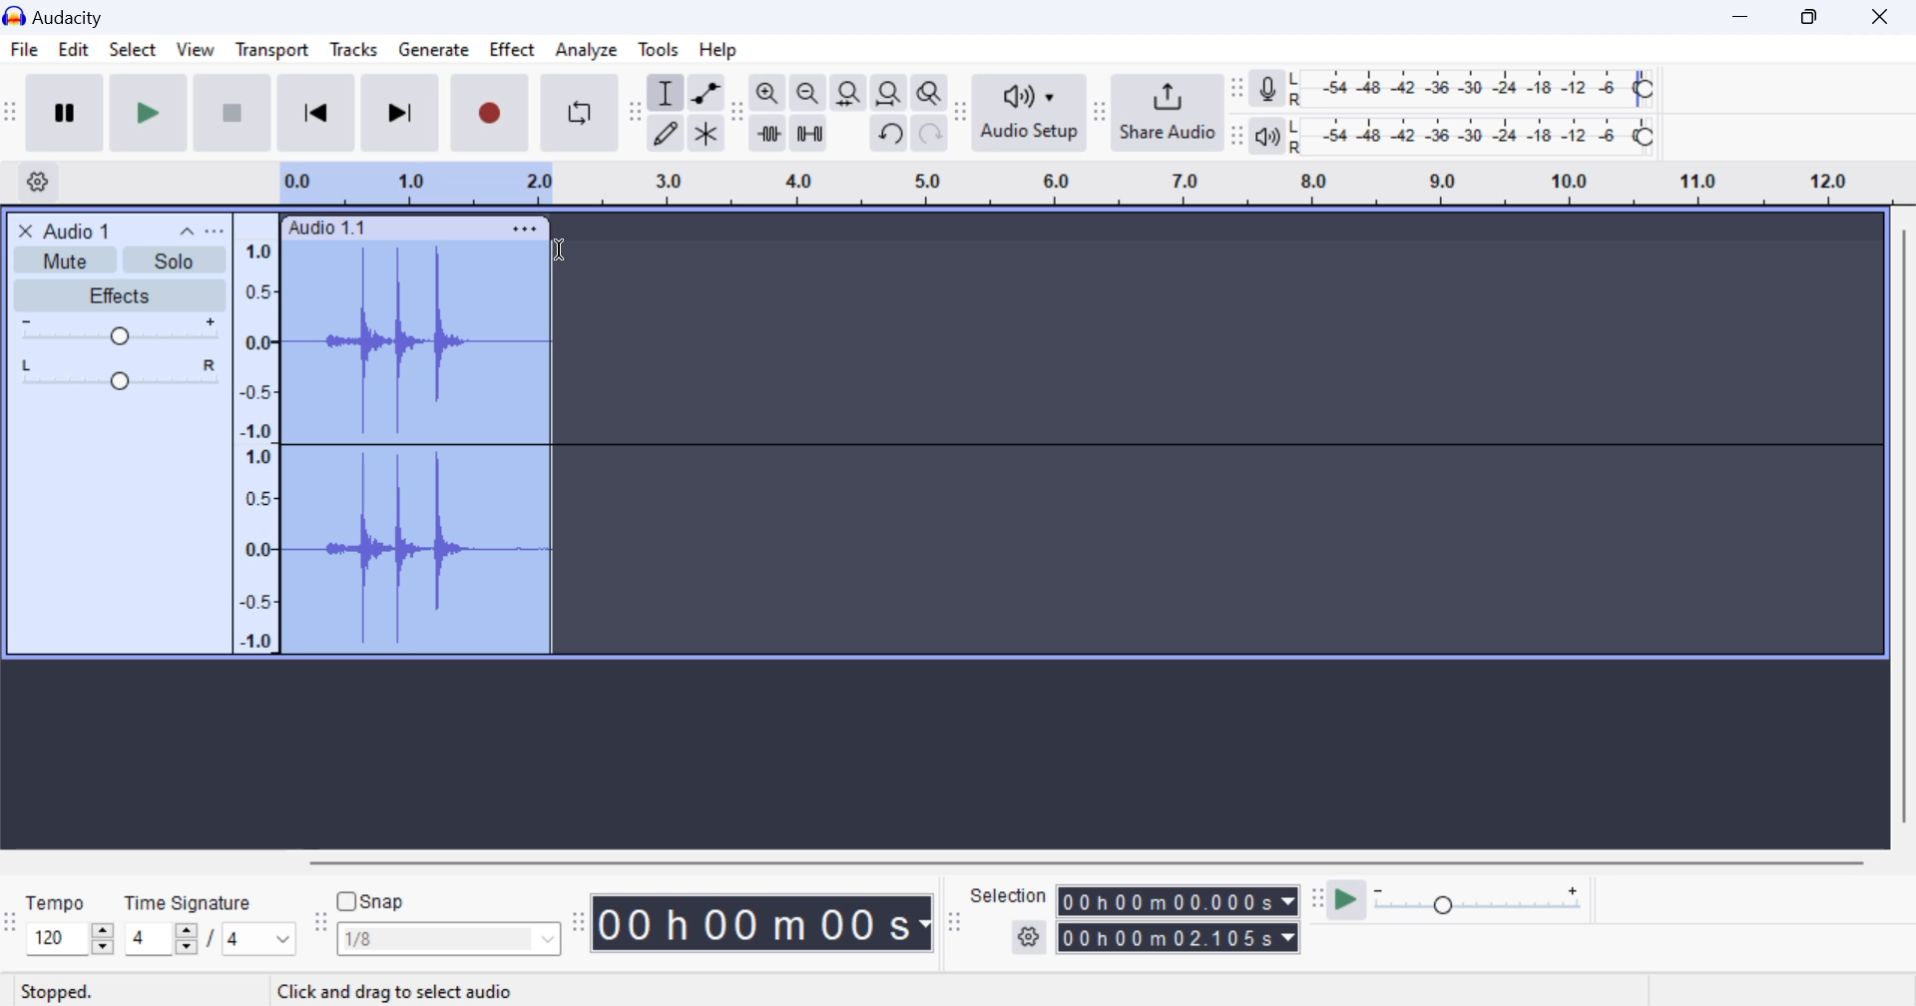 The height and width of the screenshot is (1006, 1916). What do you see at coordinates (660, 48) in the screenshot?
I see `Tools` at bounding box center [660, 48].